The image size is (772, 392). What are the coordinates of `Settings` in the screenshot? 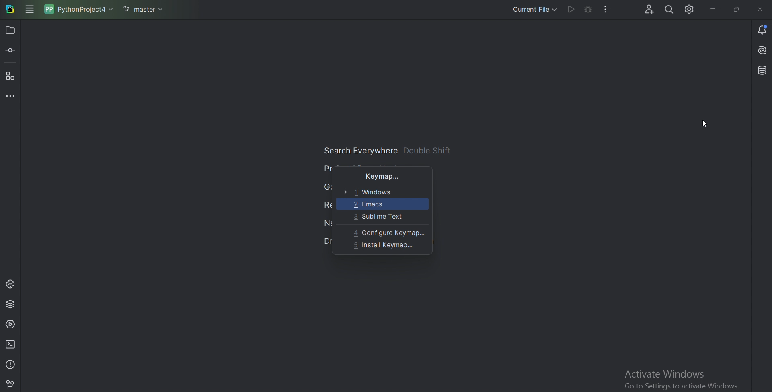 It's located at (691, 9).